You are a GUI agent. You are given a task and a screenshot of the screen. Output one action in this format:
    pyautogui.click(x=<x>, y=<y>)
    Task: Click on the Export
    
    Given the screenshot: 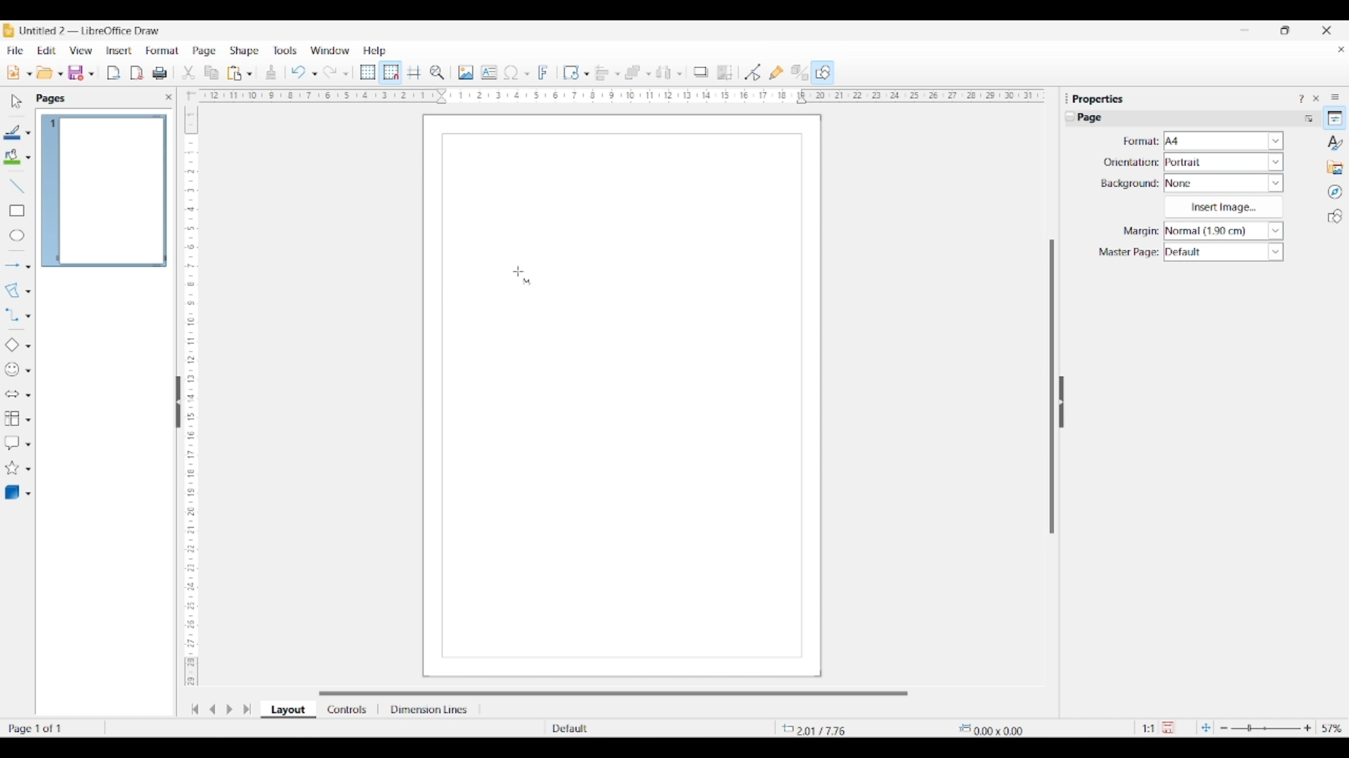 What is the action you would take?
    pyautogui.click(x=114, y=73)
    